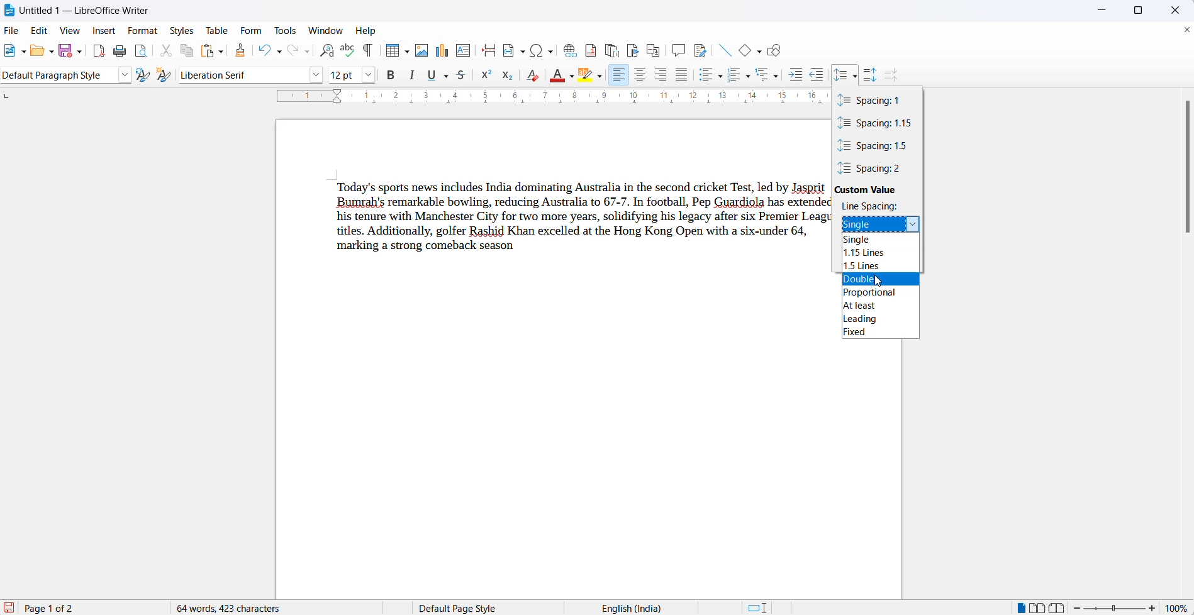 The width and height of the screenshot is (1194, 615). What do you see at coordinates (48, 52) in the screenshot?
I see `open options` at bounding box center [48, 52].